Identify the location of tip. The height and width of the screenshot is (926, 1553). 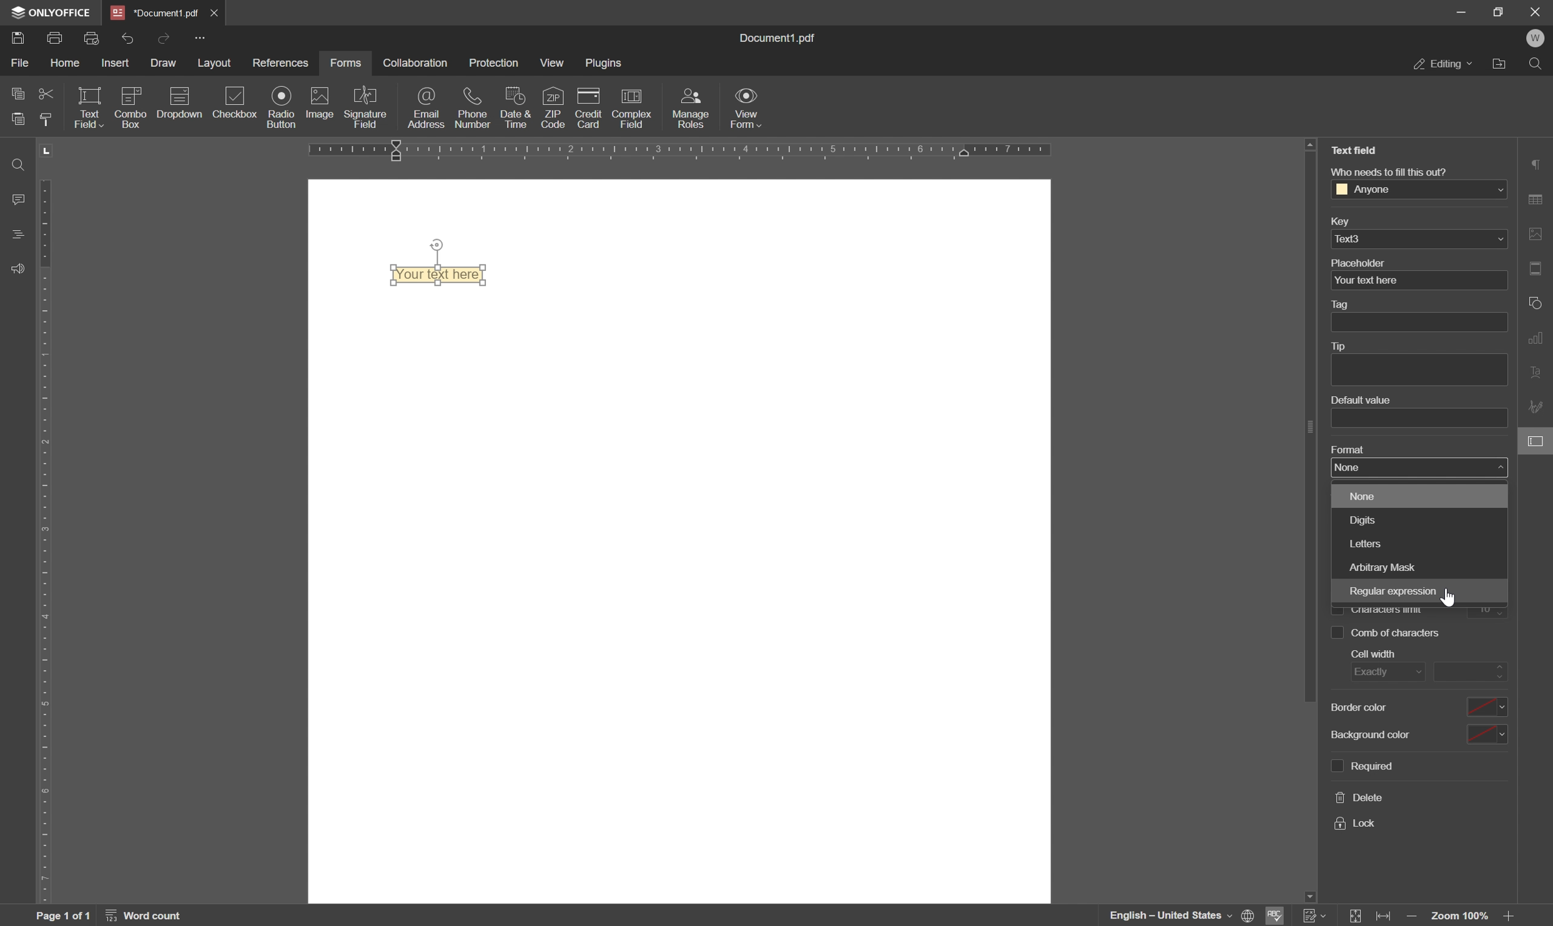
(1343, 346).